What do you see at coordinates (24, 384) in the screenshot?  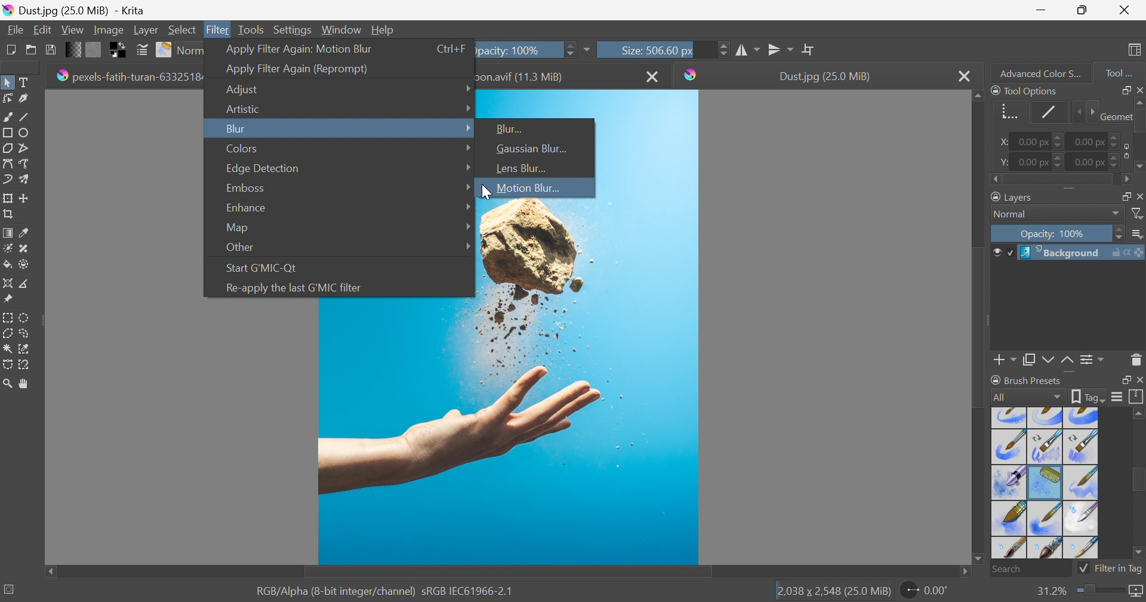 I see `Pan tool` at bounding box center [24, 384].